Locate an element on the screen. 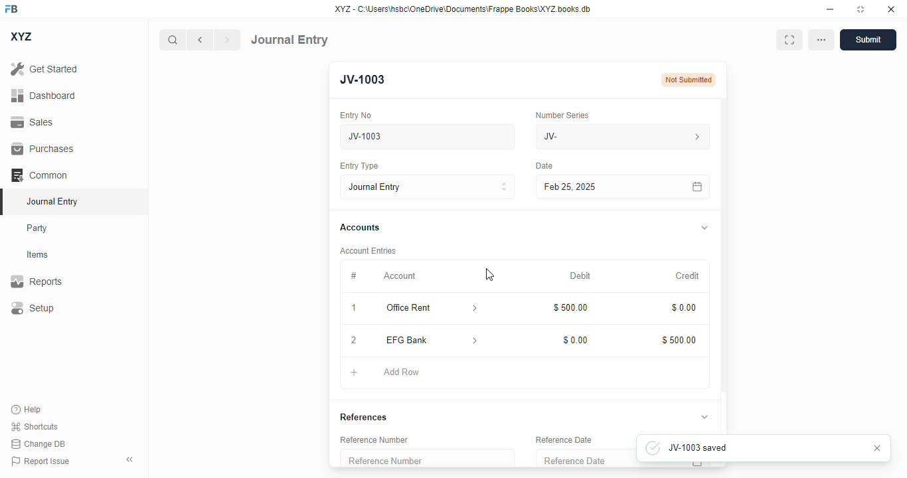 The height and width of the screenshot is (478, 907). dashboard is located at coordinates (44, 96).